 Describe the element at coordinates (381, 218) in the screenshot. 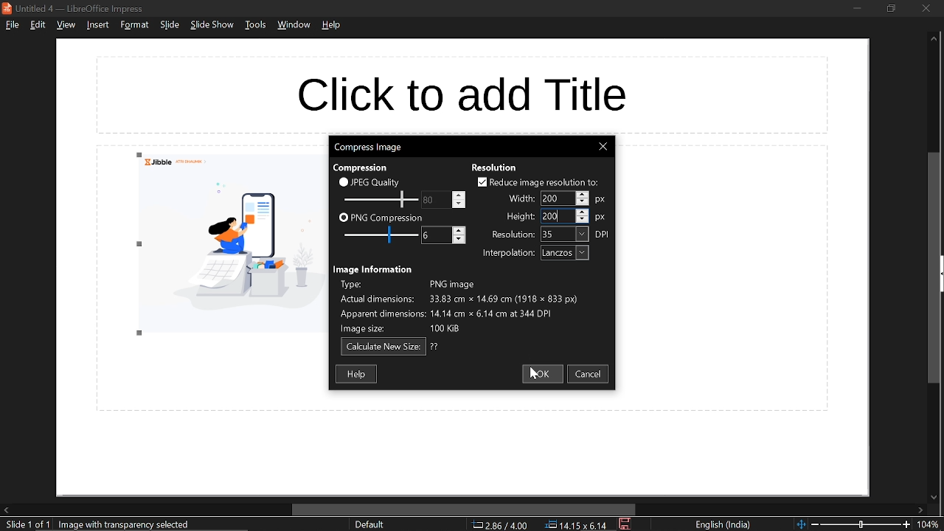

I see `PNG compression` at that location.